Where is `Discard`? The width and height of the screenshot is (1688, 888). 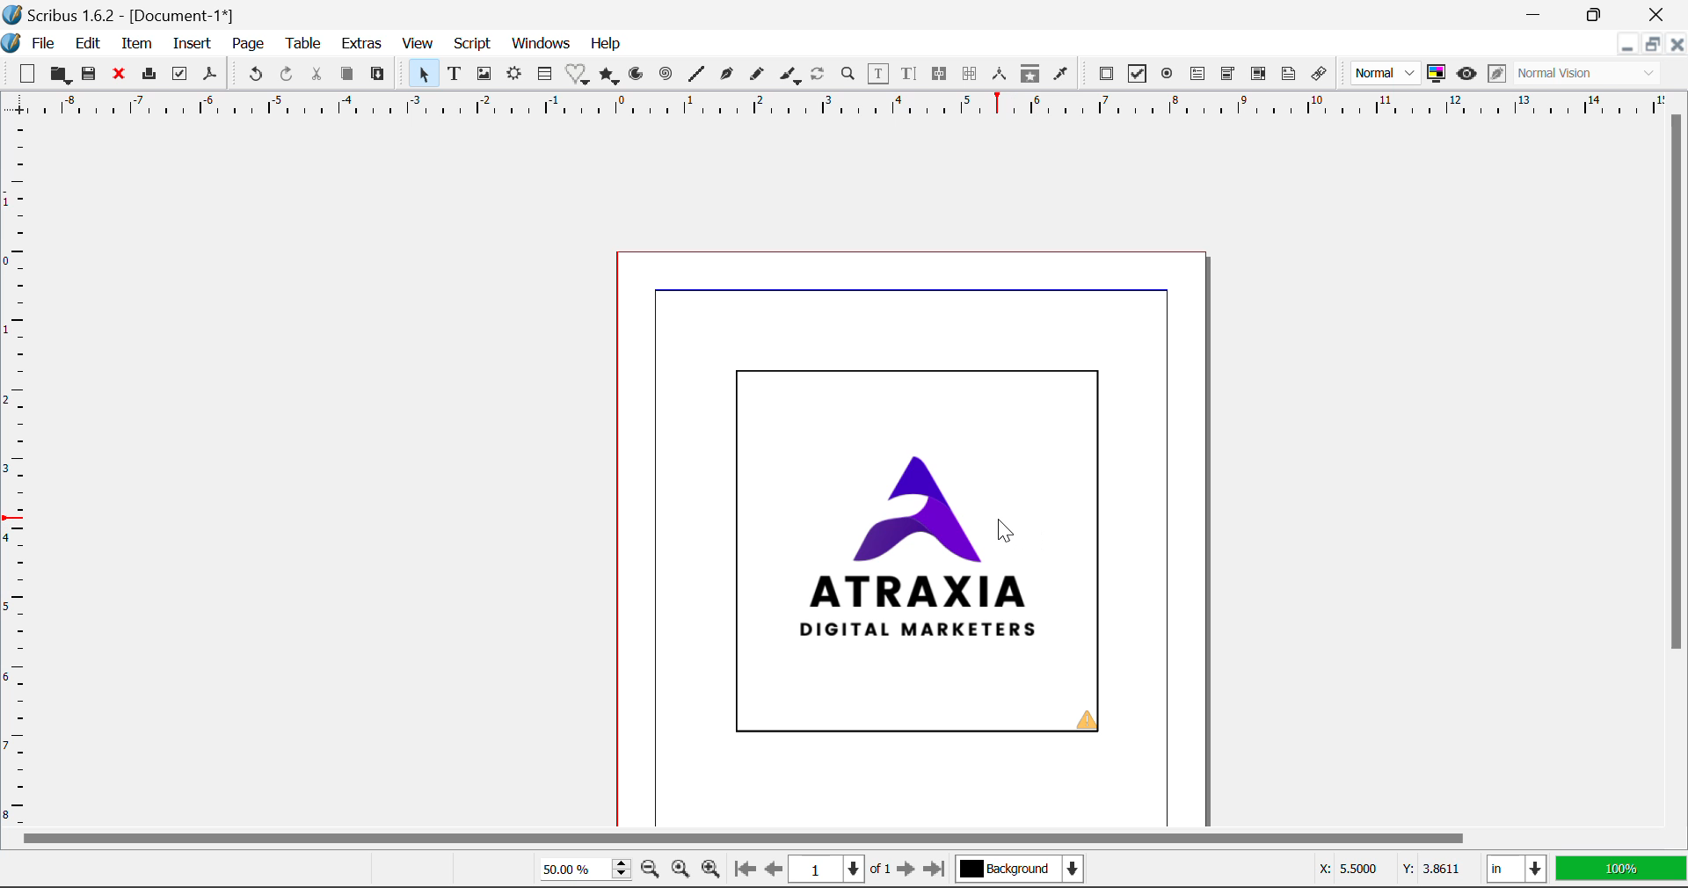 Discard is located at coordinates (121, 76).